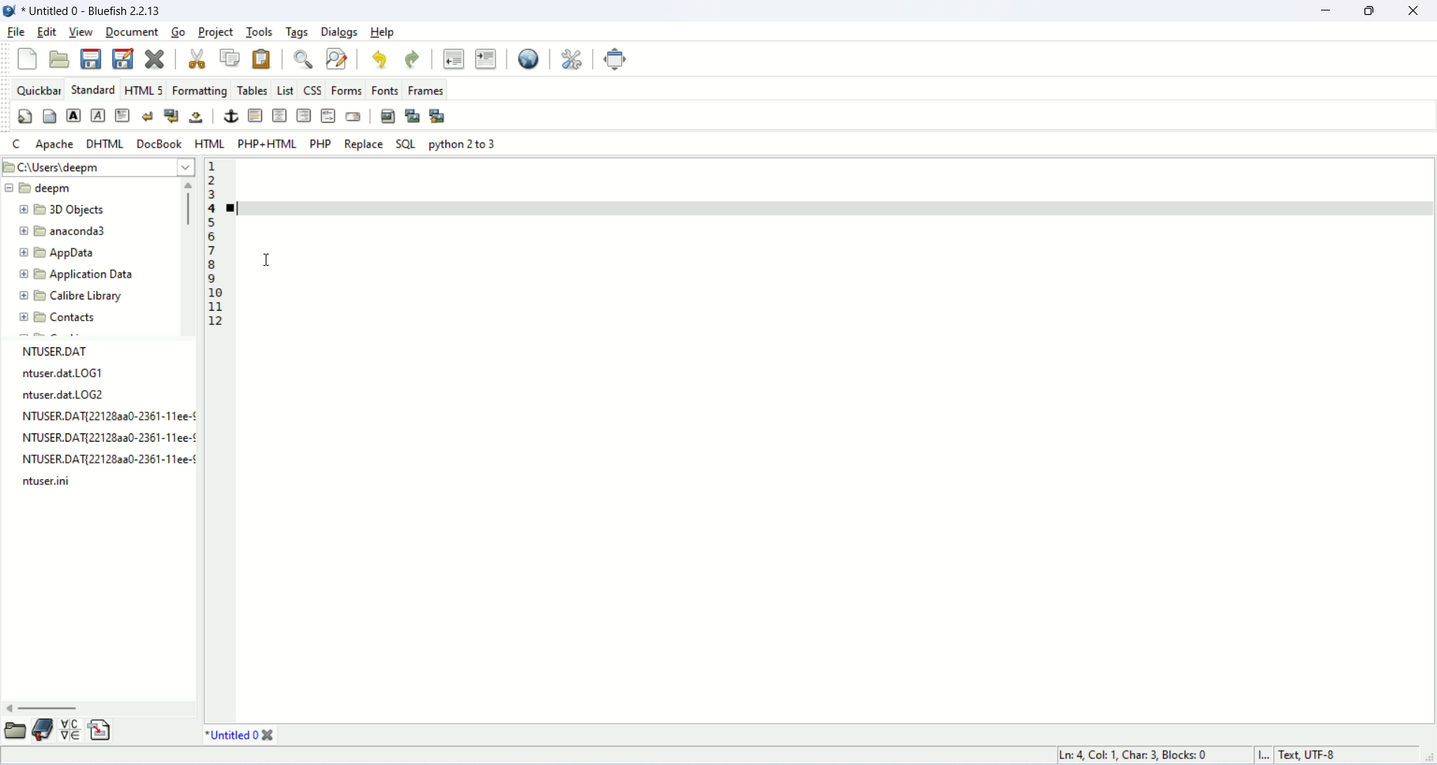  Describe the element at coordinates (306, 118) in the screenshot. I see `right justify` at that location.